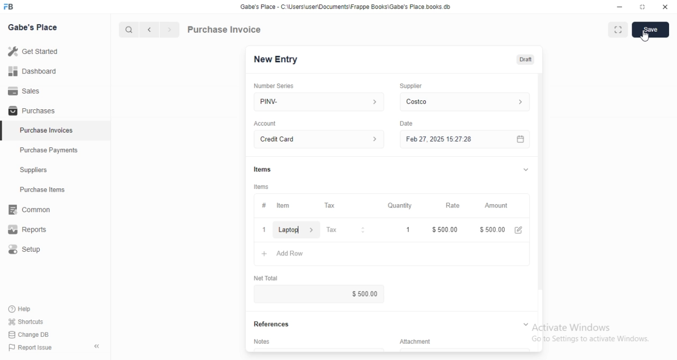 Image resolution: width=677 pixels, height=360 pixels. Describe the element at coordinates (129, 30) in the screenshot. I see `Search` at that location.